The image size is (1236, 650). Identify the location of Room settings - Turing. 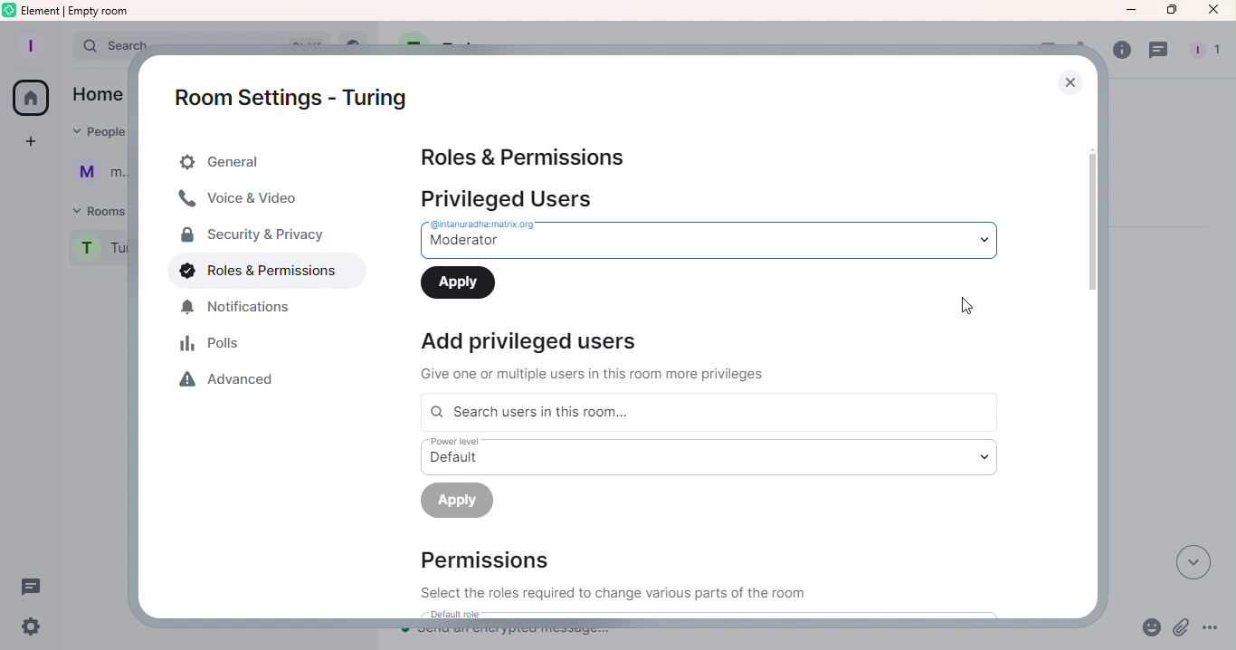
(291, 92).